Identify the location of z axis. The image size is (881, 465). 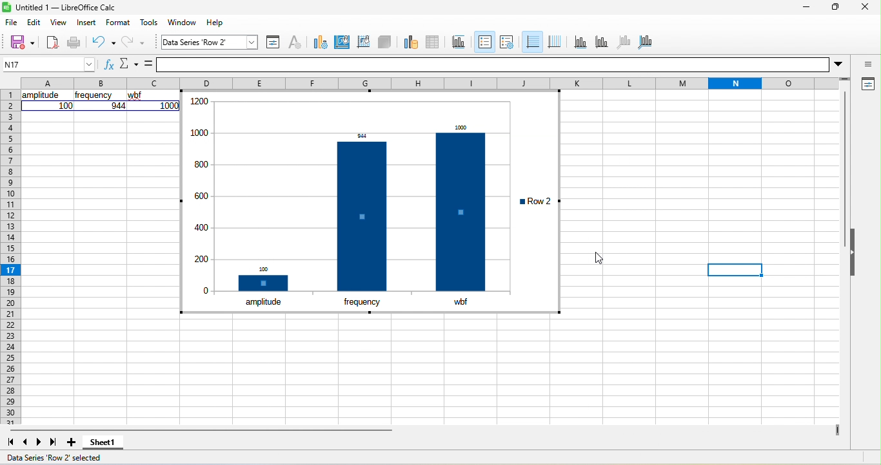
(628, 43).